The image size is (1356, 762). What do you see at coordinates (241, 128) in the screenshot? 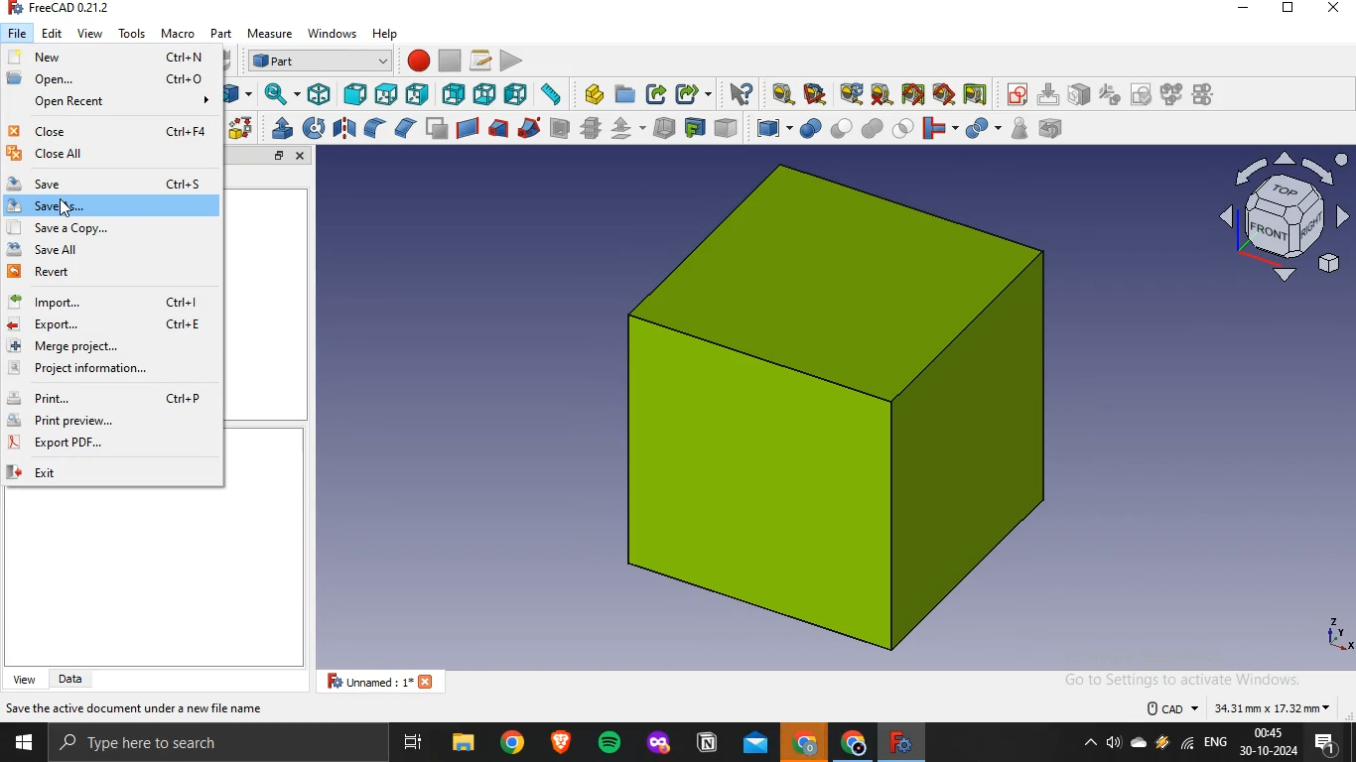
I see `shape builder` at bounding box center [241, 128].